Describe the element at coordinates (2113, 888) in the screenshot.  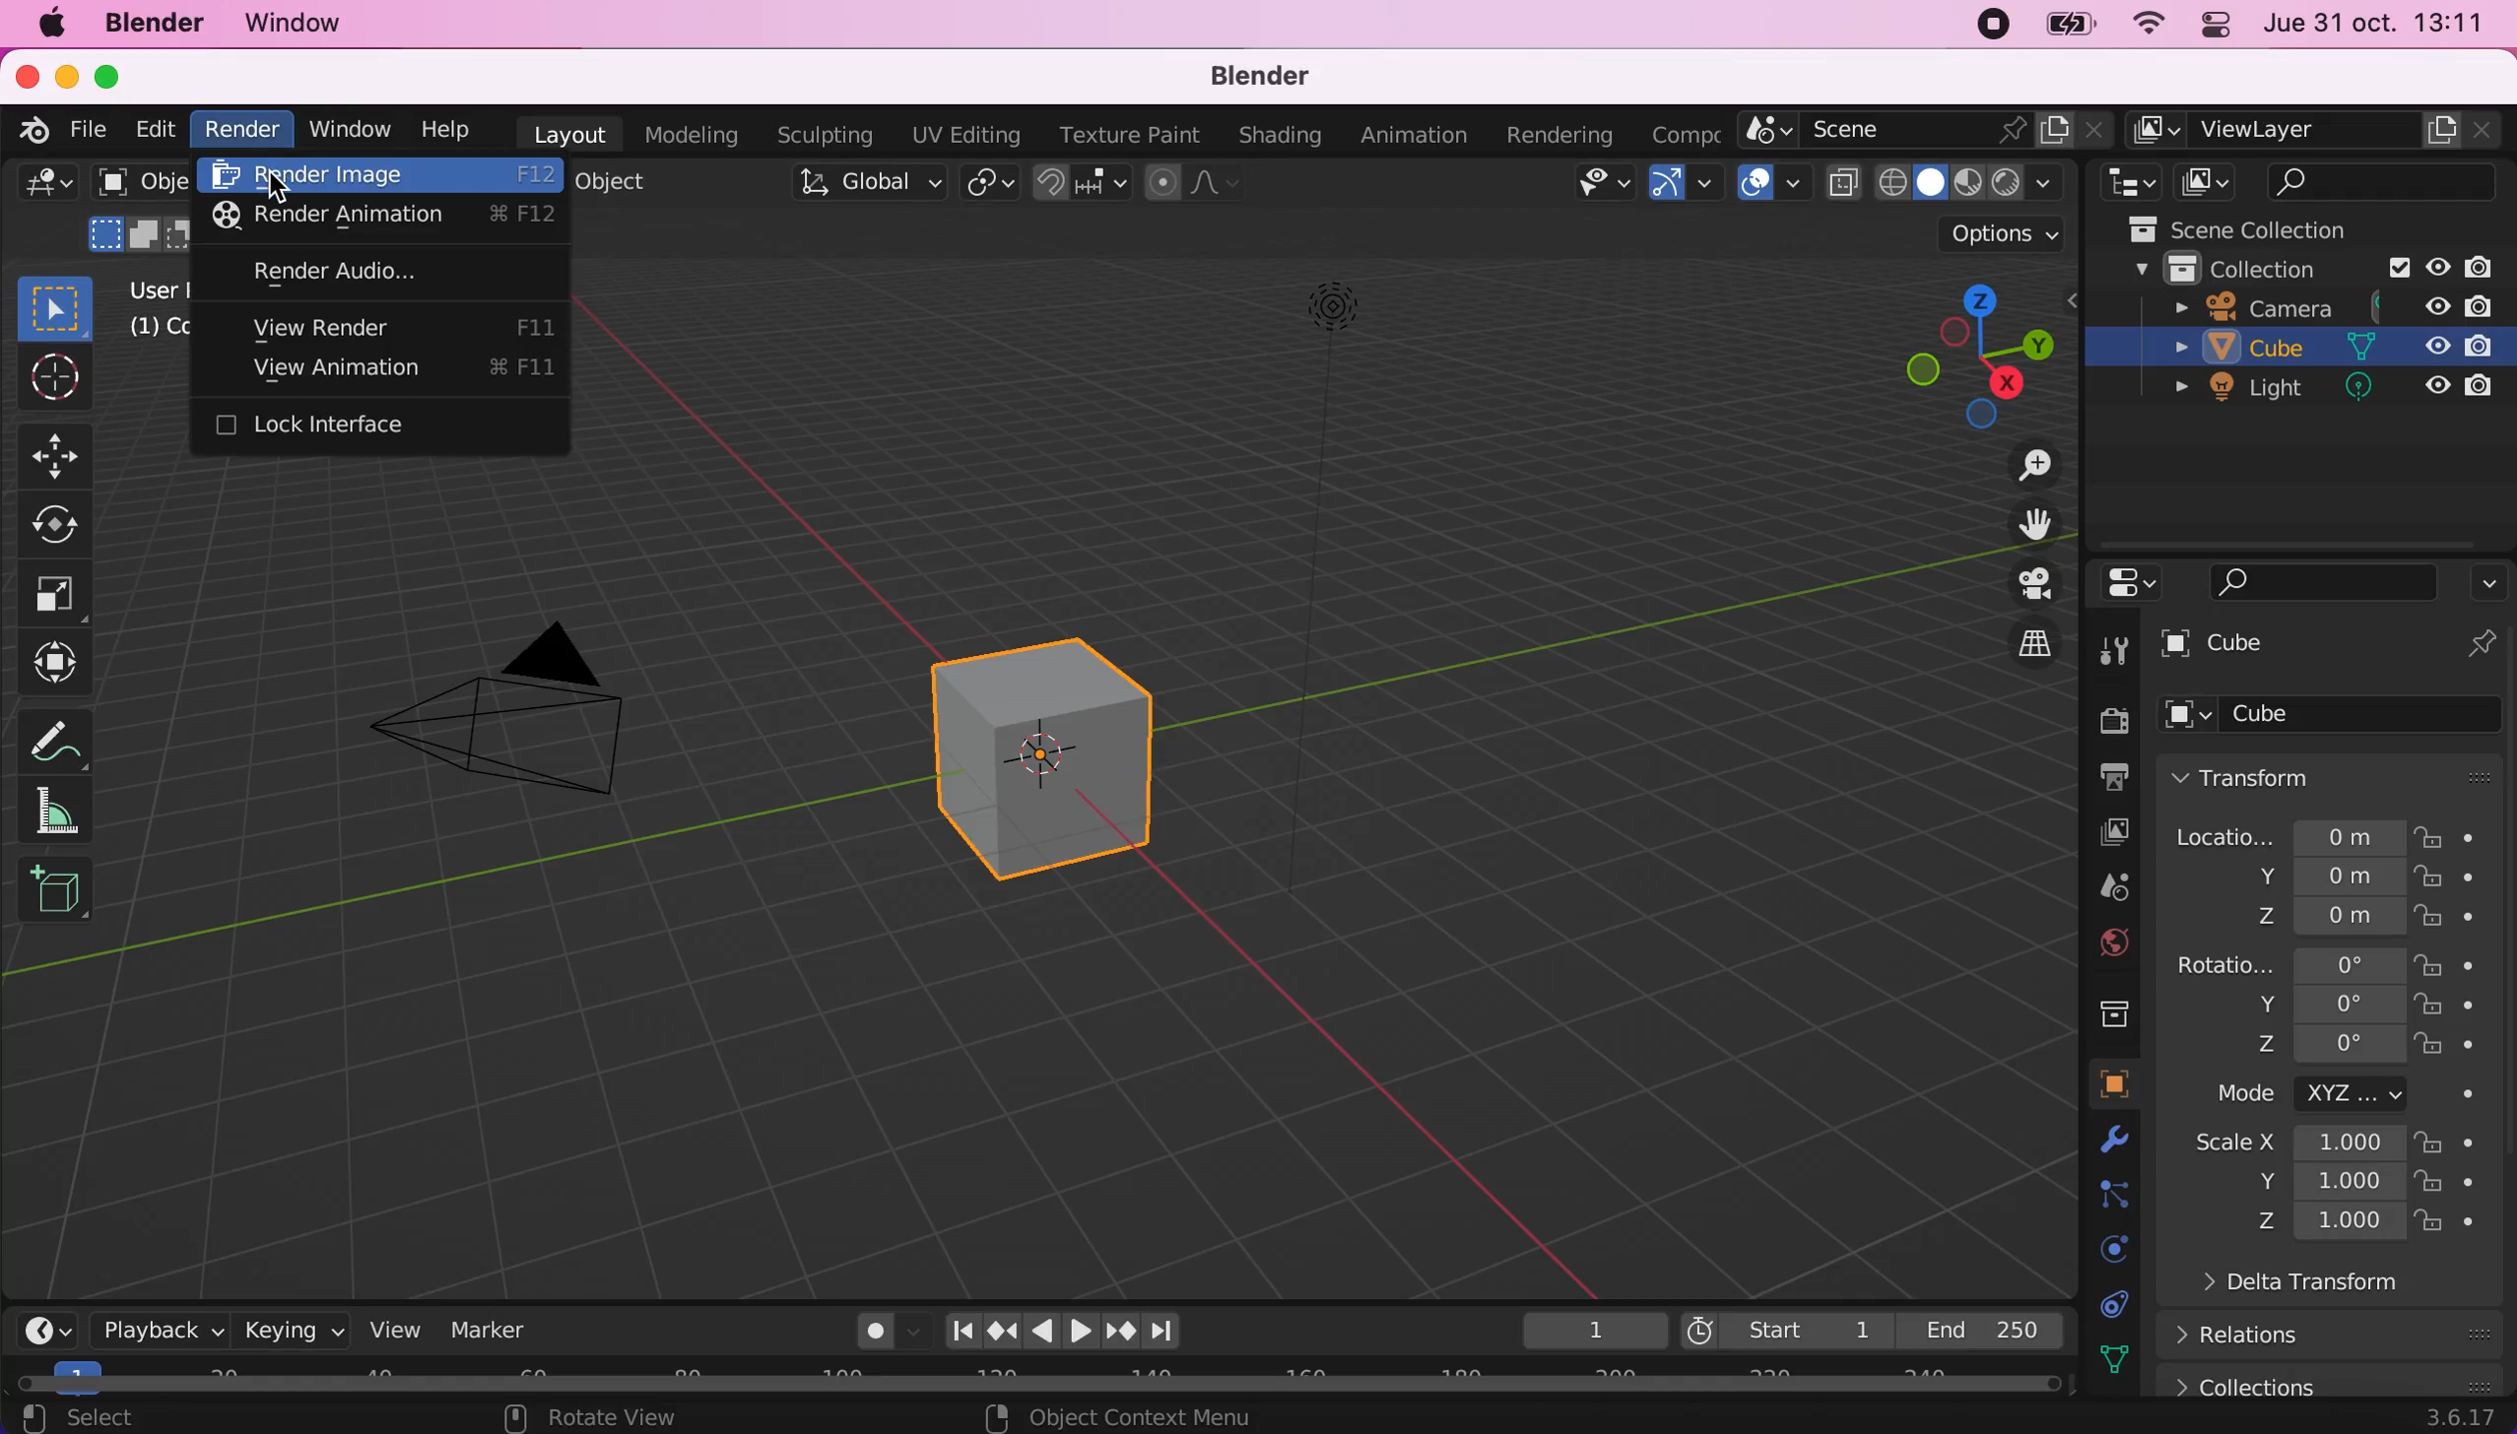
I see `scene` at that location.